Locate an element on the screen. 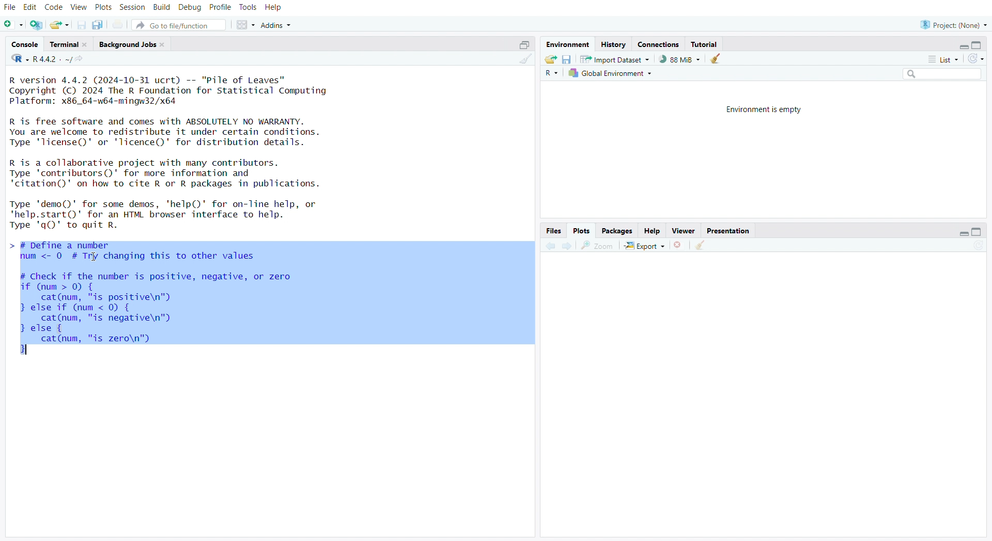 The image size is (992, 541). global environment is located at coordinates (611, 74).